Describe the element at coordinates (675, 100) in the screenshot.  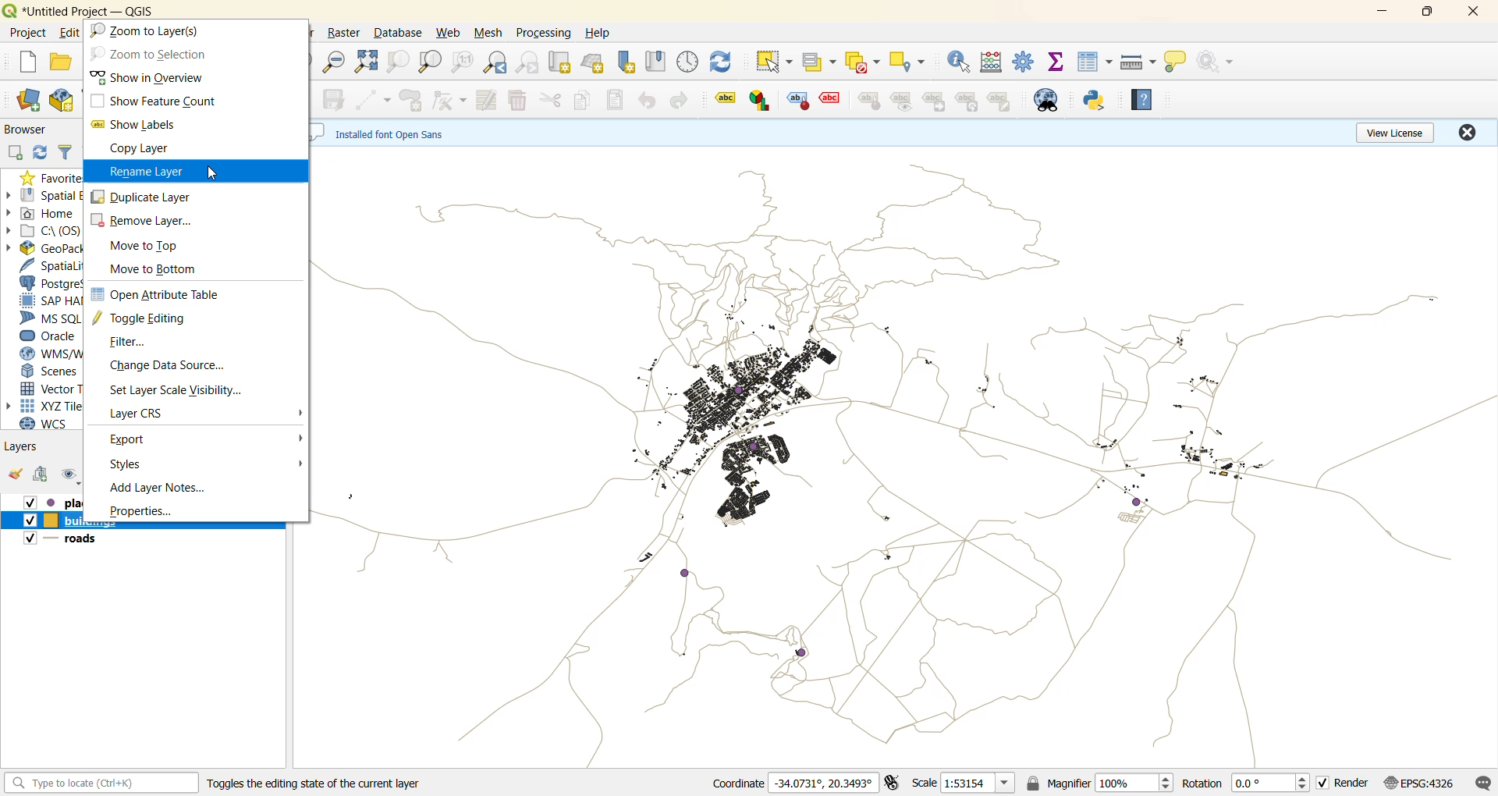
I see `redo` at that location.